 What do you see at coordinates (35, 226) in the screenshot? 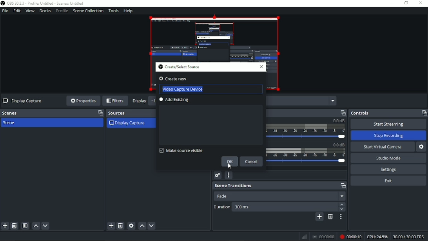
I see `Move scene up` at bounding box center [35, 226].